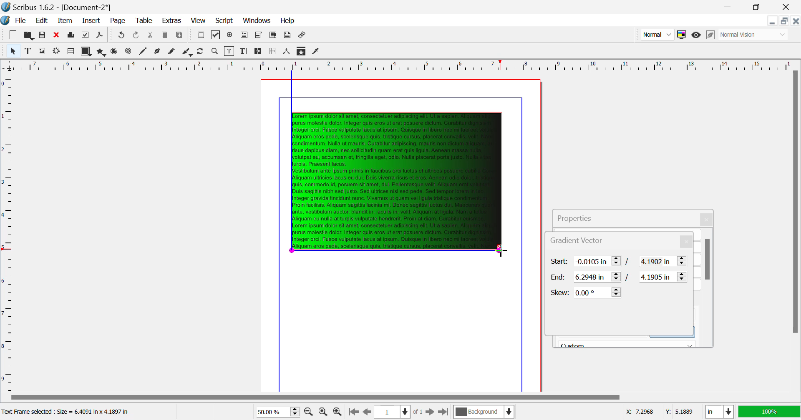 The height and width of the screenshot is (420, 801). Describe the element at coordinates (619, 262) in the screenshot. I see `Gradient Vector Start` at that location.